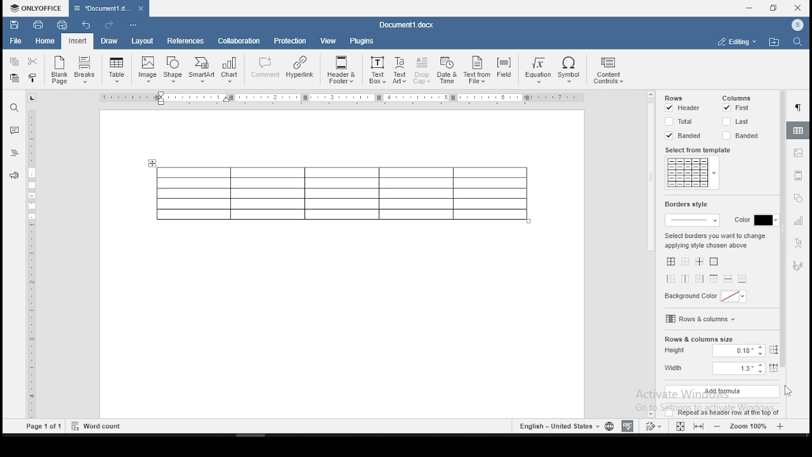 The height and width of the screenshot is (457, 812). Describe the element at coordinates (655, 425) in the screenshot. I see `track changes` at that location.